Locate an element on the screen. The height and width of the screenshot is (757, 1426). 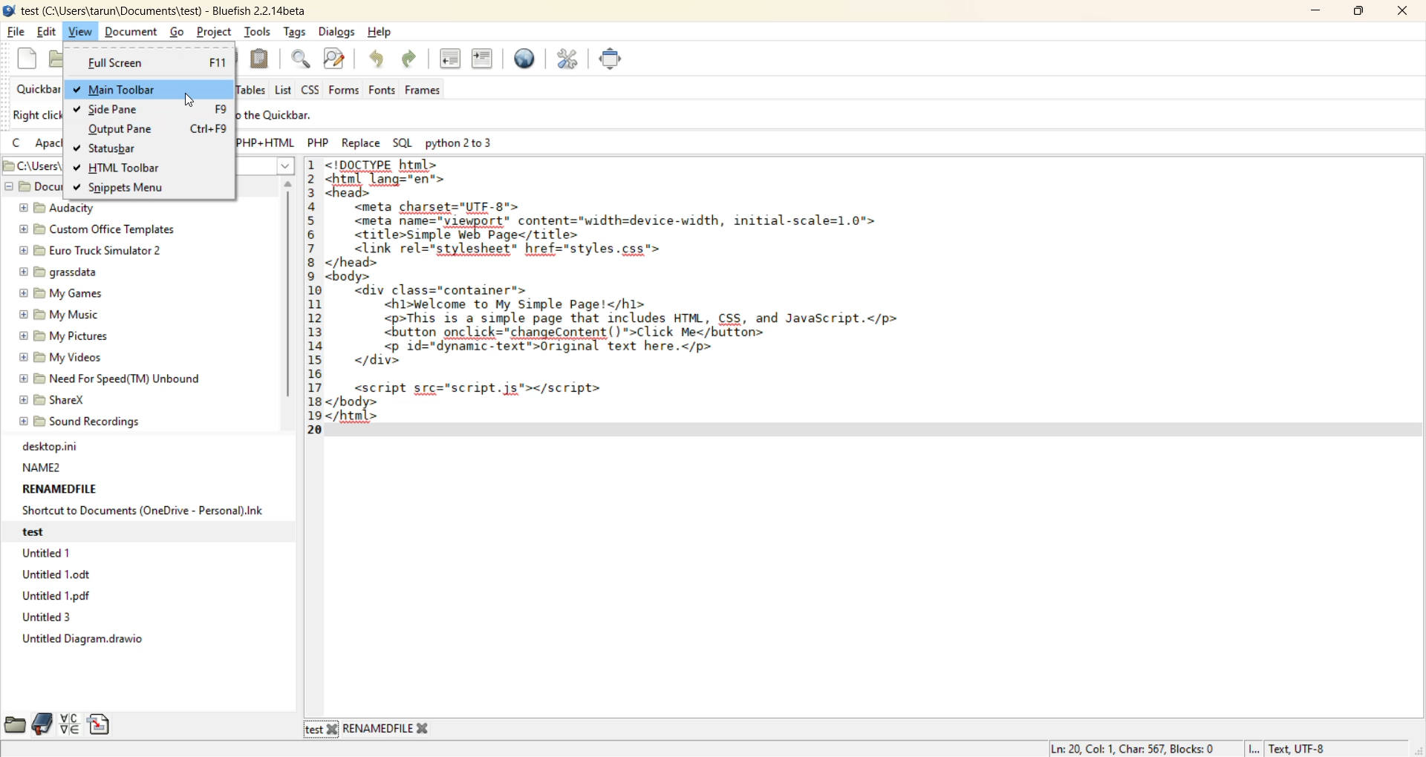
® 9 Custom Office Templates is located at coordinates (97, 230).